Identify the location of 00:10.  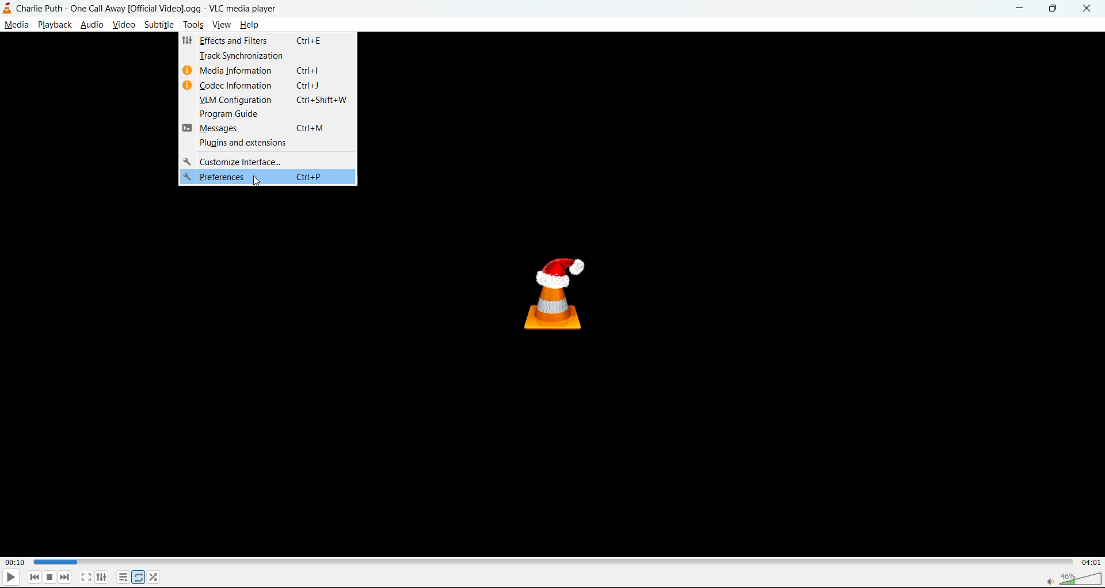
(16, 560).